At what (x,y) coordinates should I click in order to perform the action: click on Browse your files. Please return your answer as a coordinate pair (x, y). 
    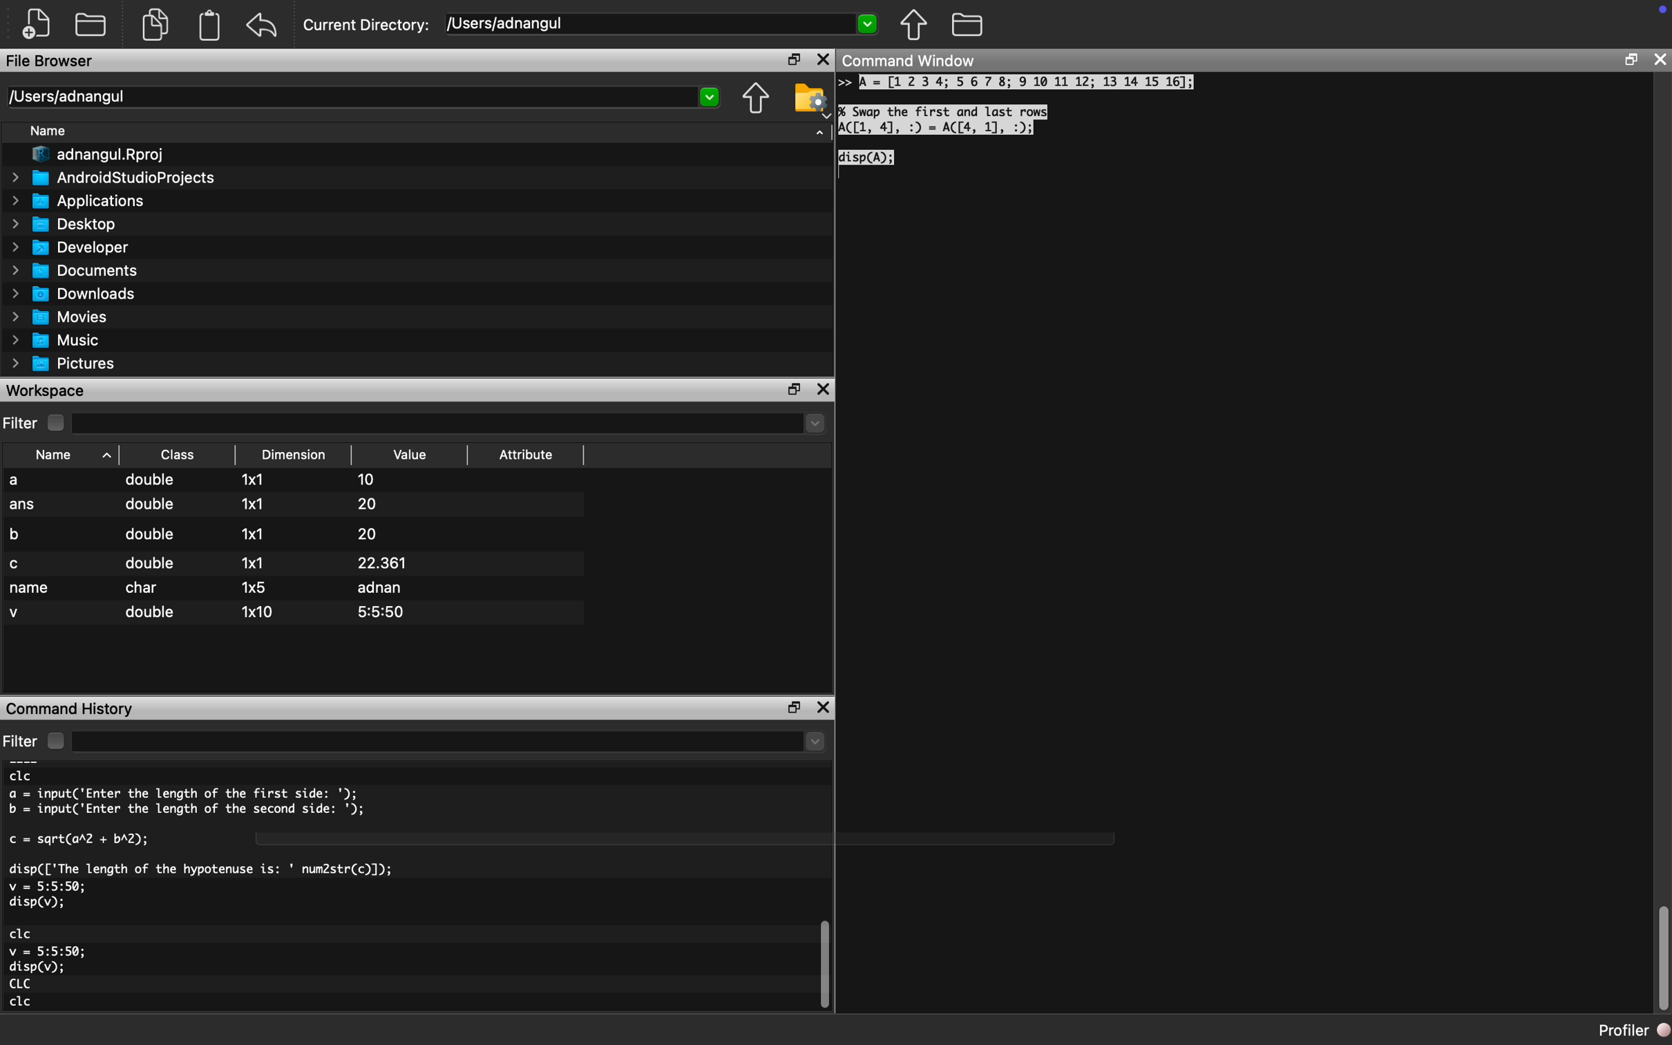
    Looking at the image, I should click on (967, 27).